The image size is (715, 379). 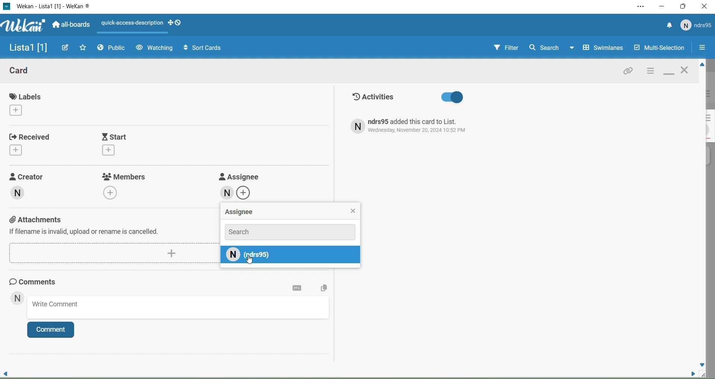 What do you see at coordinates (26, 48) in the screenshot?
I see `Name` at bounding box center [26, 48].